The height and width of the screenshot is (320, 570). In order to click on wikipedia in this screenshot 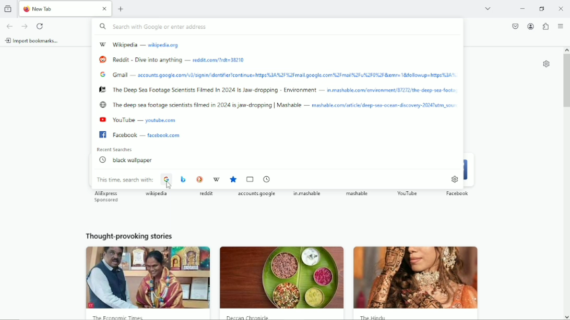, I will do `click(128, 43)`.